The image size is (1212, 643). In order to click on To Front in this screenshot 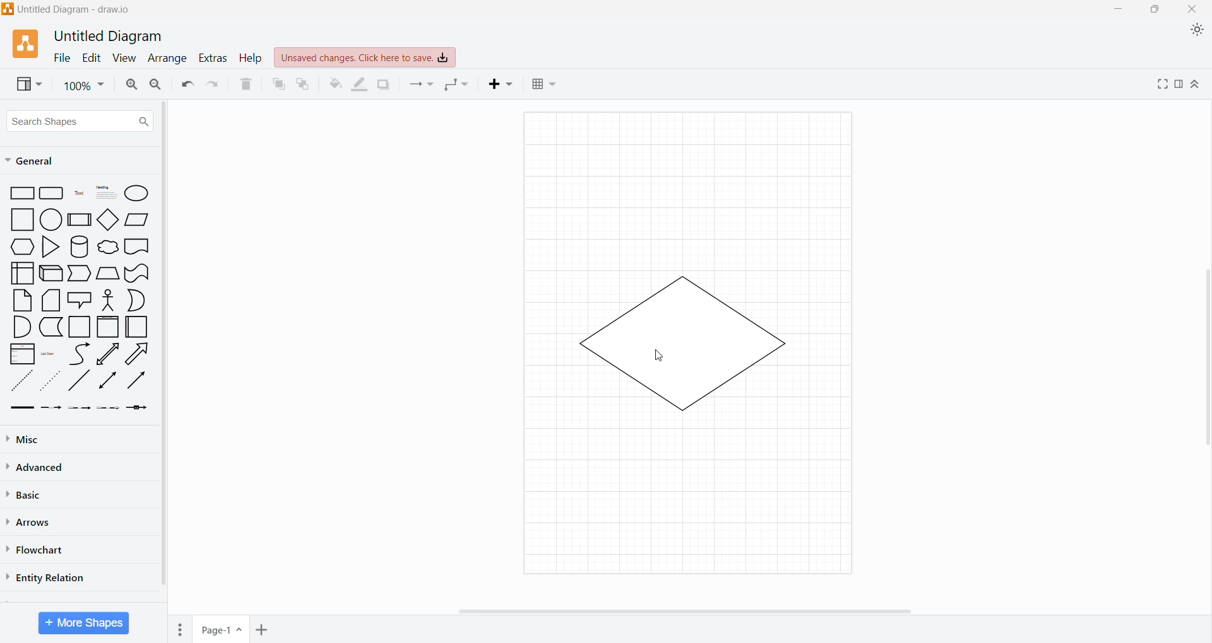, I will do `click(278, 84)`.